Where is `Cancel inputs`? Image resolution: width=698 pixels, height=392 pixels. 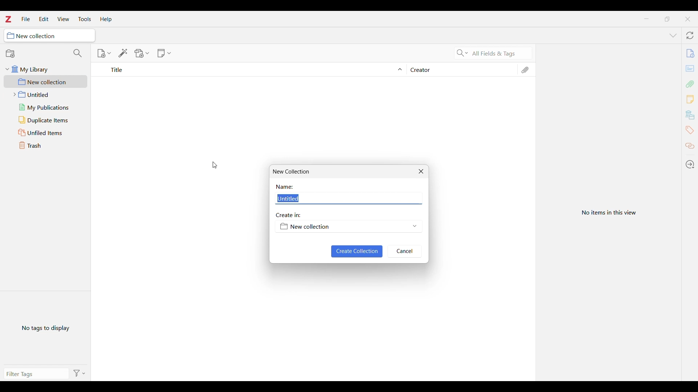
Cancel inputs is located at coordinates (405, 252).